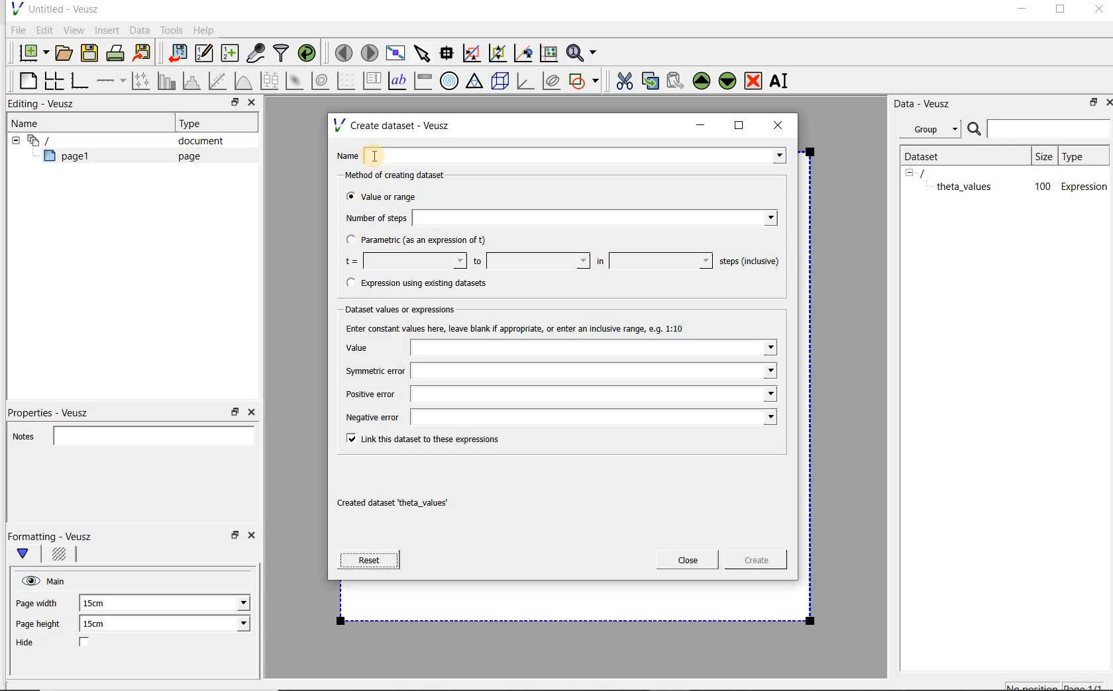 The height and width of the screenshot is (691, 1113). What do you see at coordinates (450, 81) in the screenshot?
I see `polar graph` at bounding box center [450, 81].